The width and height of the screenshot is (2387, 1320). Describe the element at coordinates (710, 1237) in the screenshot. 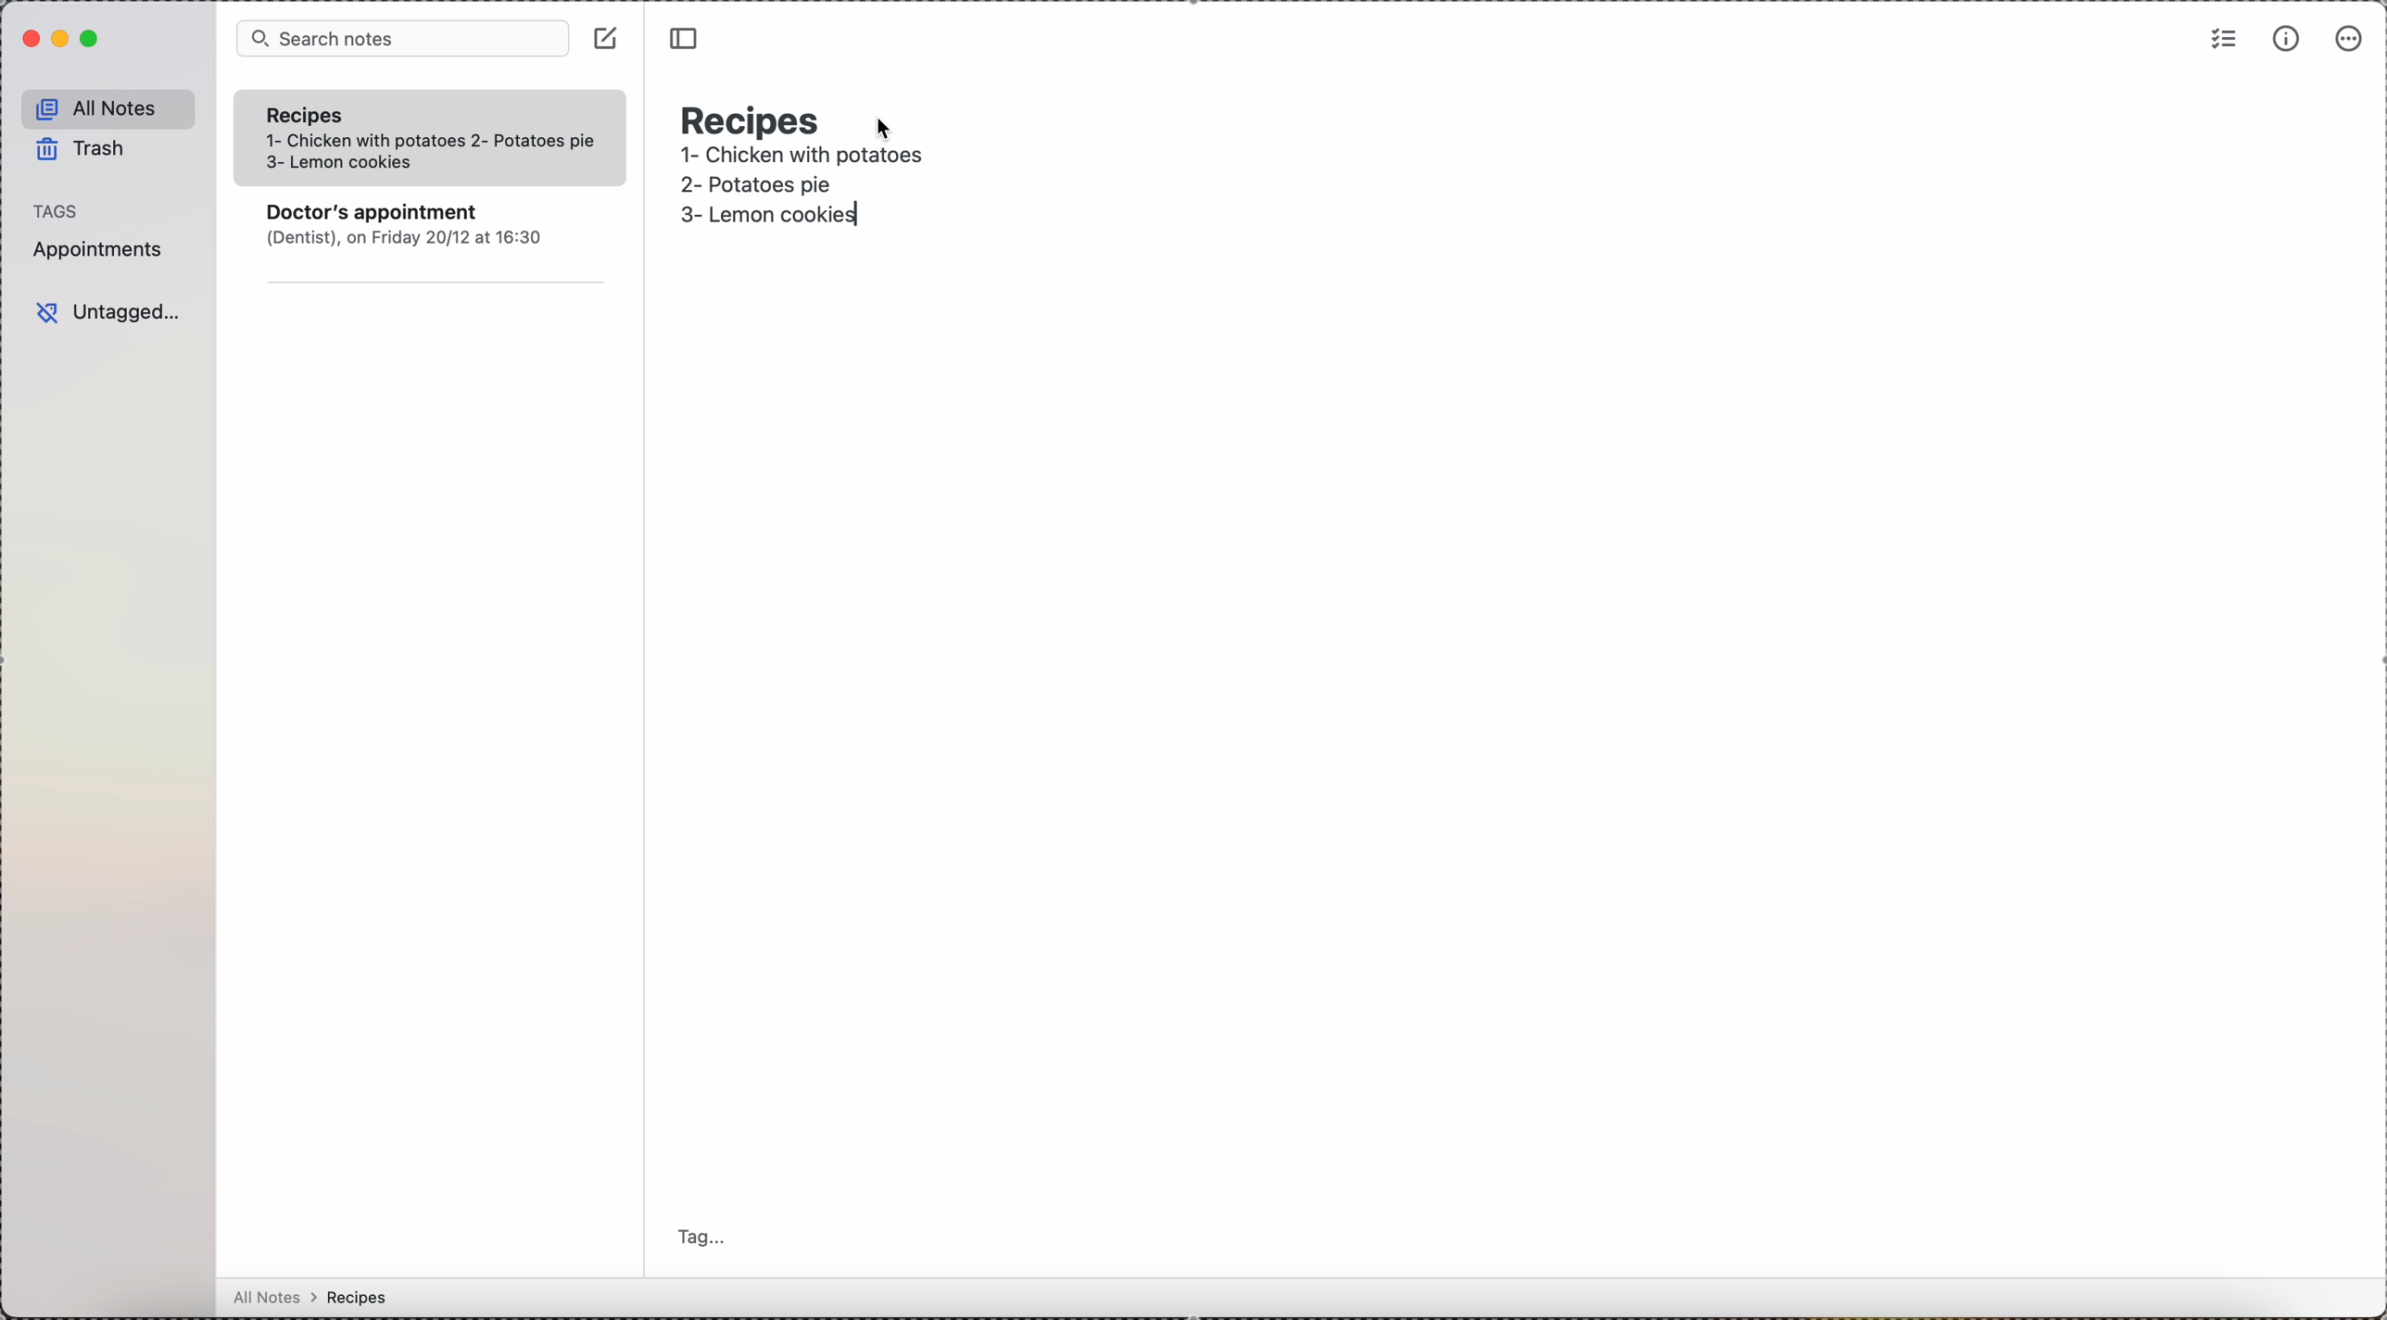

I see `tag` at that location.